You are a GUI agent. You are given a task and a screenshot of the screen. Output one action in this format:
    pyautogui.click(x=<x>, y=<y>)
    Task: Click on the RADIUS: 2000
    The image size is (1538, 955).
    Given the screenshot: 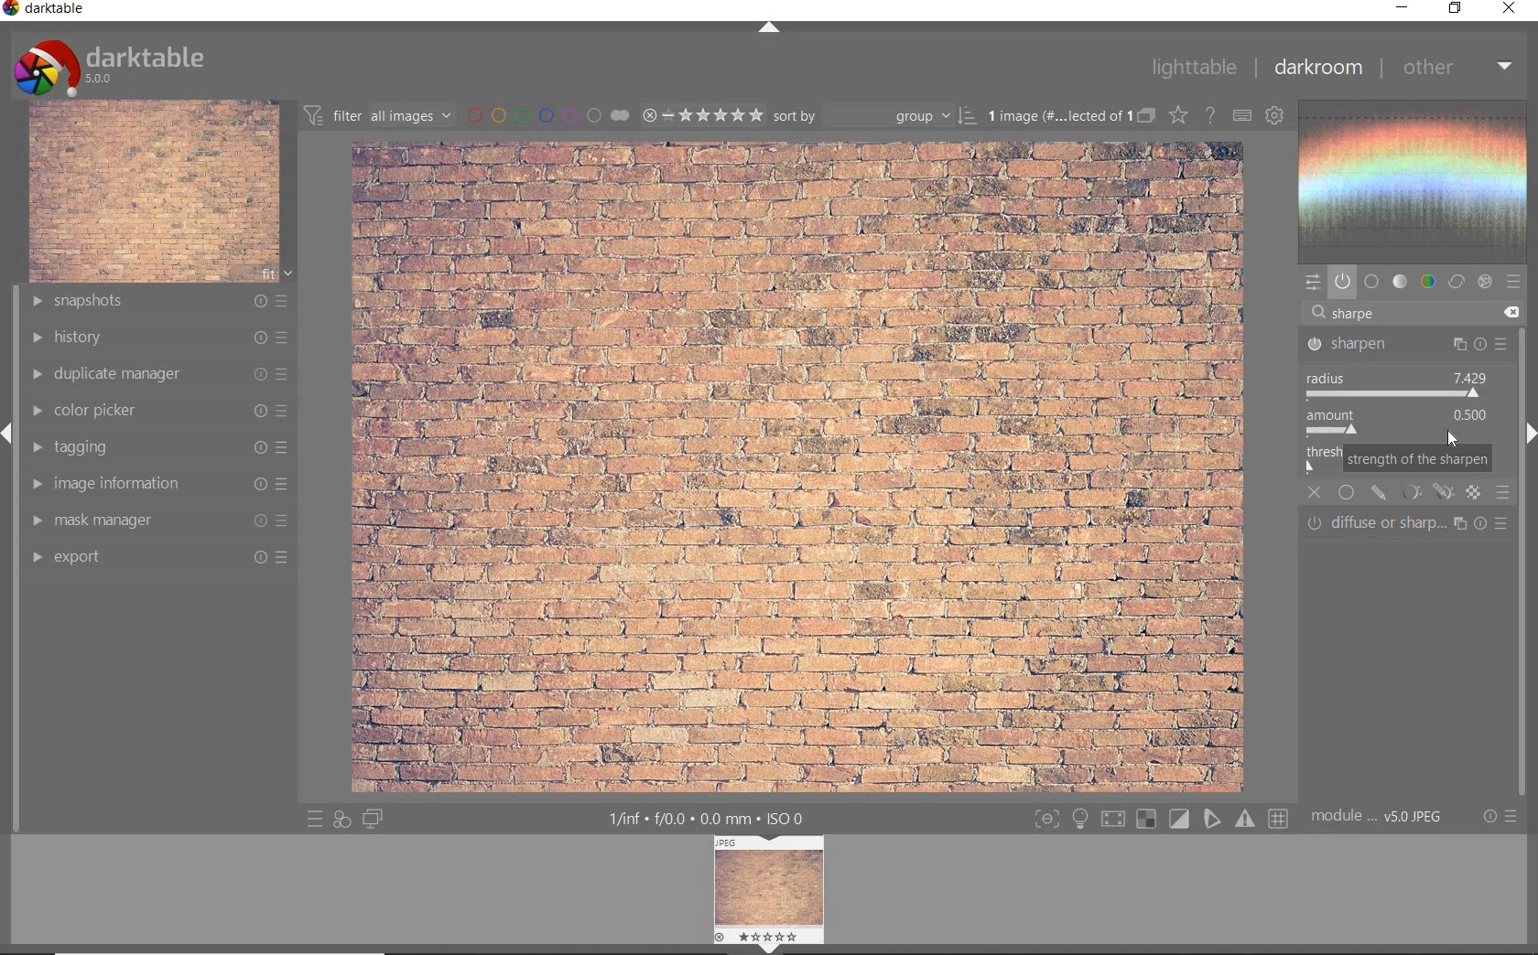 What is the action you would take?
    pyautogui.click(x=1399, y=384)
    